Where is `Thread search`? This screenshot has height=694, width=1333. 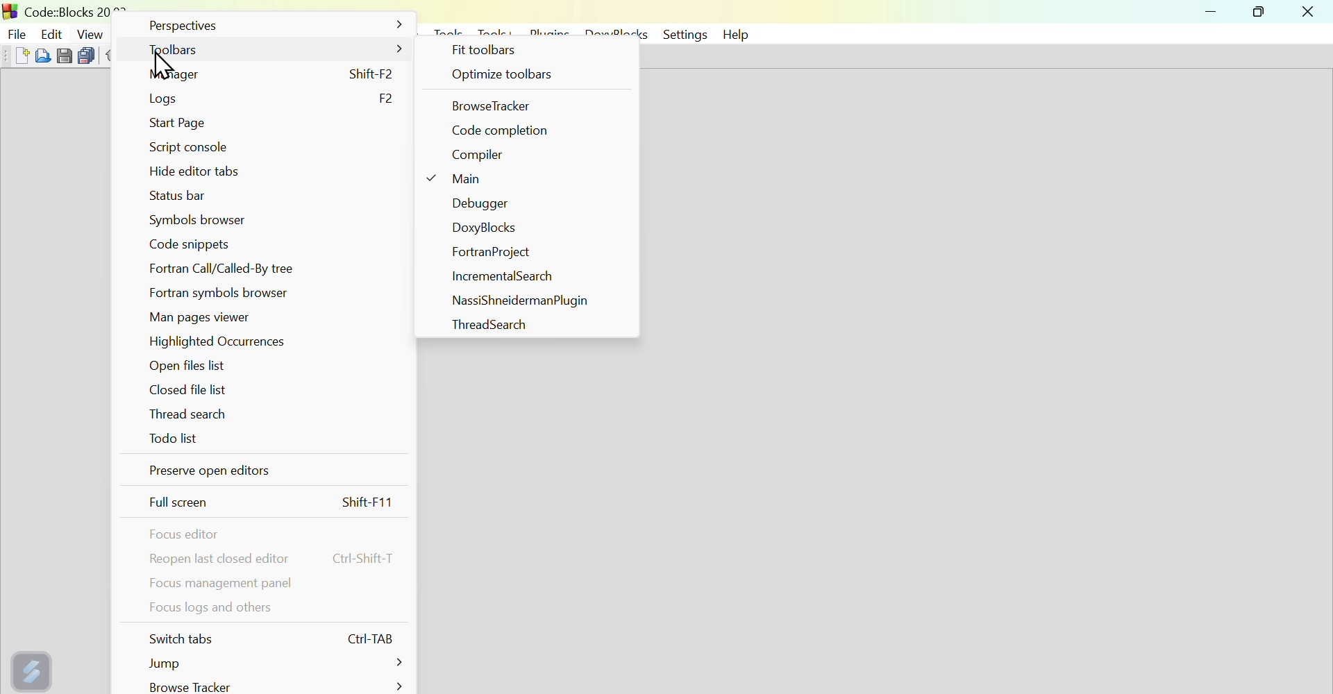
Thread search is located at coordinates (194, 416).